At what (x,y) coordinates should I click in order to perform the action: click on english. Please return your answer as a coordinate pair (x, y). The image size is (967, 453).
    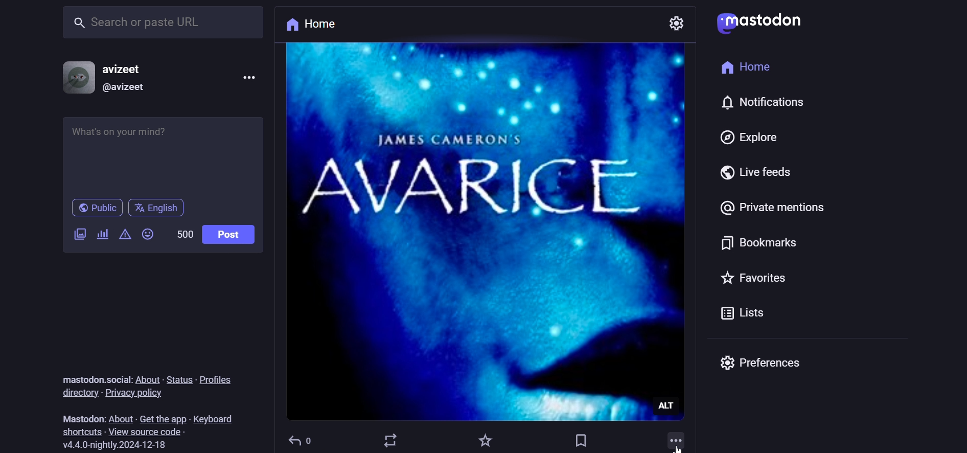
    Looking at the image, I should click on (157, 208).